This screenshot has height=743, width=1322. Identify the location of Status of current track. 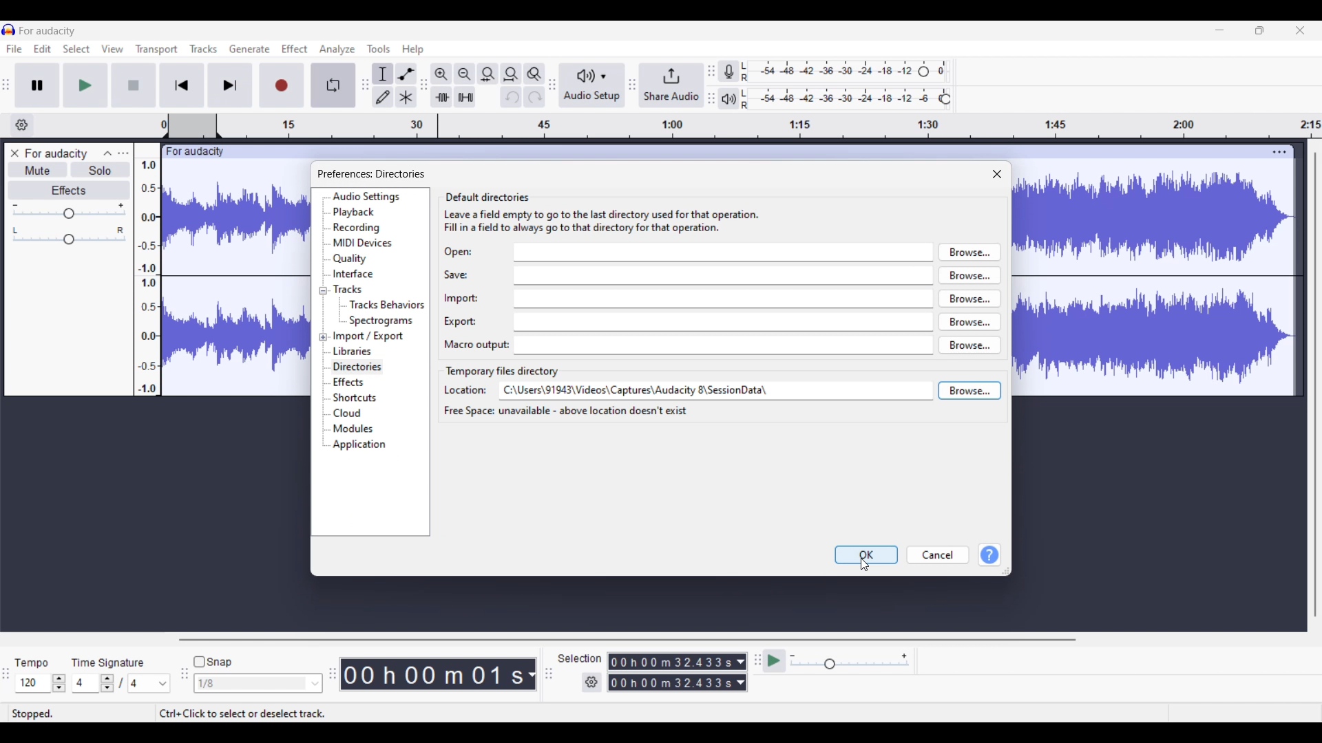
(34, 713).